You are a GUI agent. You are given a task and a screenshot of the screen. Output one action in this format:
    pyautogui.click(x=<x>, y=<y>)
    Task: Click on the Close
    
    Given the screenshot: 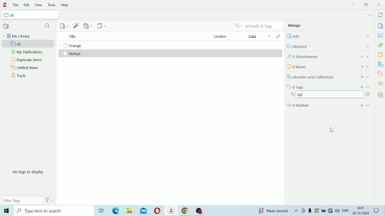 What is the action you would take?
    pyautogui.click(x=379, y=5)
    